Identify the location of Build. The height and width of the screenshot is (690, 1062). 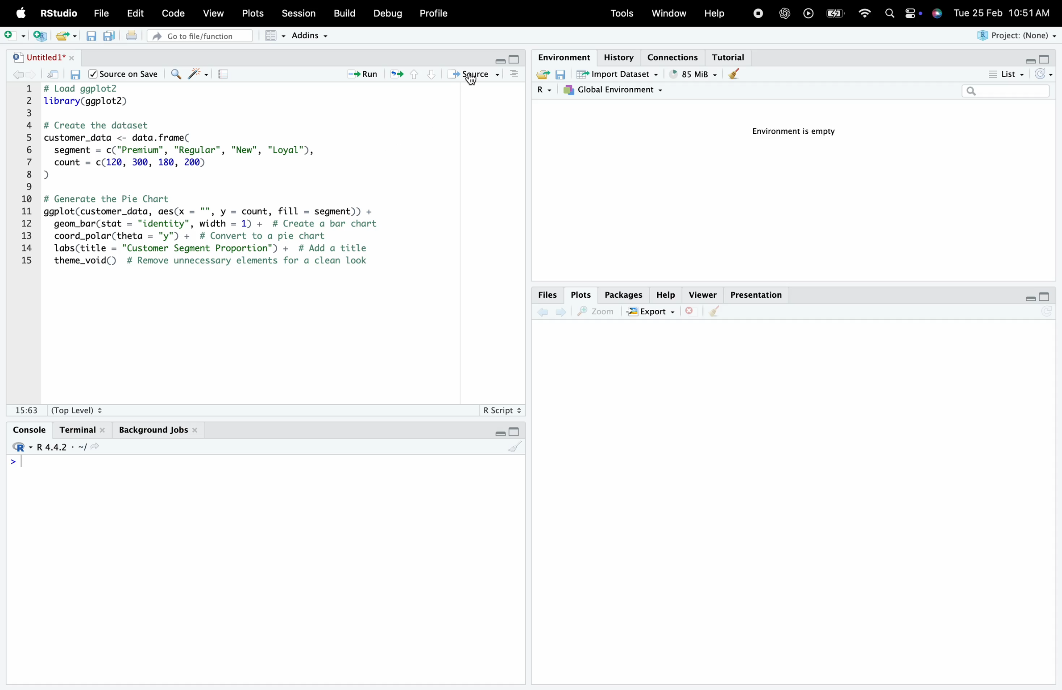
(347, 12).